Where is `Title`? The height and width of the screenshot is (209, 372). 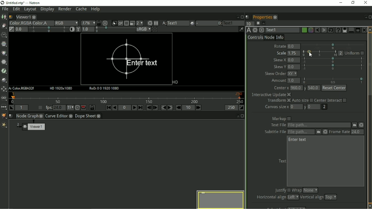 Title is located at coordinates (21, 3).